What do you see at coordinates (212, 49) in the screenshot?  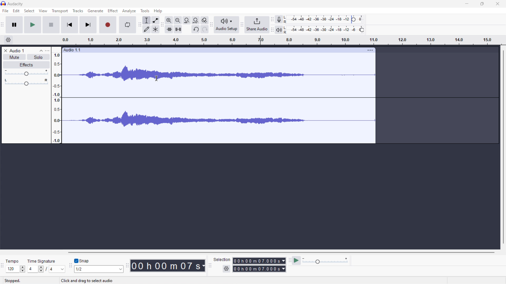 I see `Audio 1.1` at bounding box center [212, 49].